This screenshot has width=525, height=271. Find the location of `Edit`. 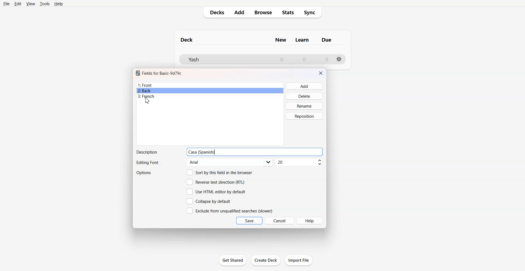

Edit is located at coordinates (18, 4).